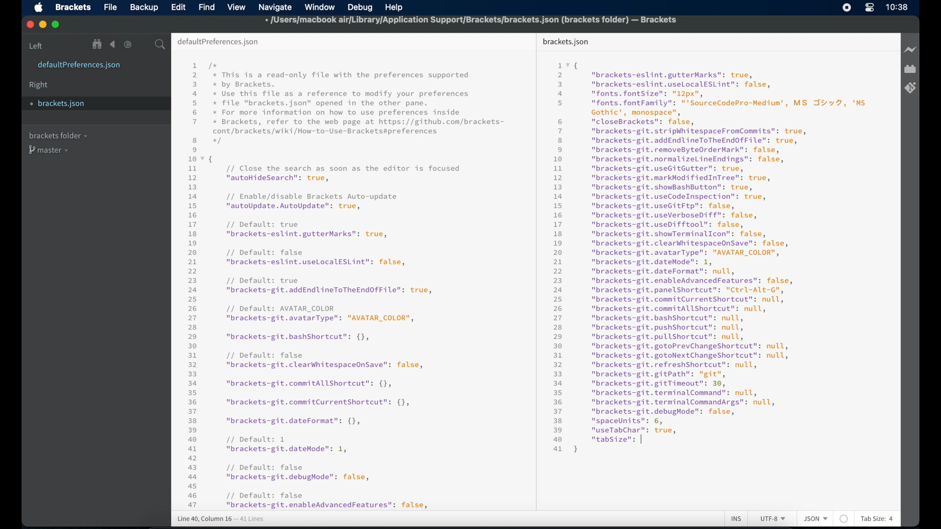 The image size is (941, 529). What do you see at coordinates (911, 49) in the screenshot?
I see `live preview` at bounding box center [911, 49].